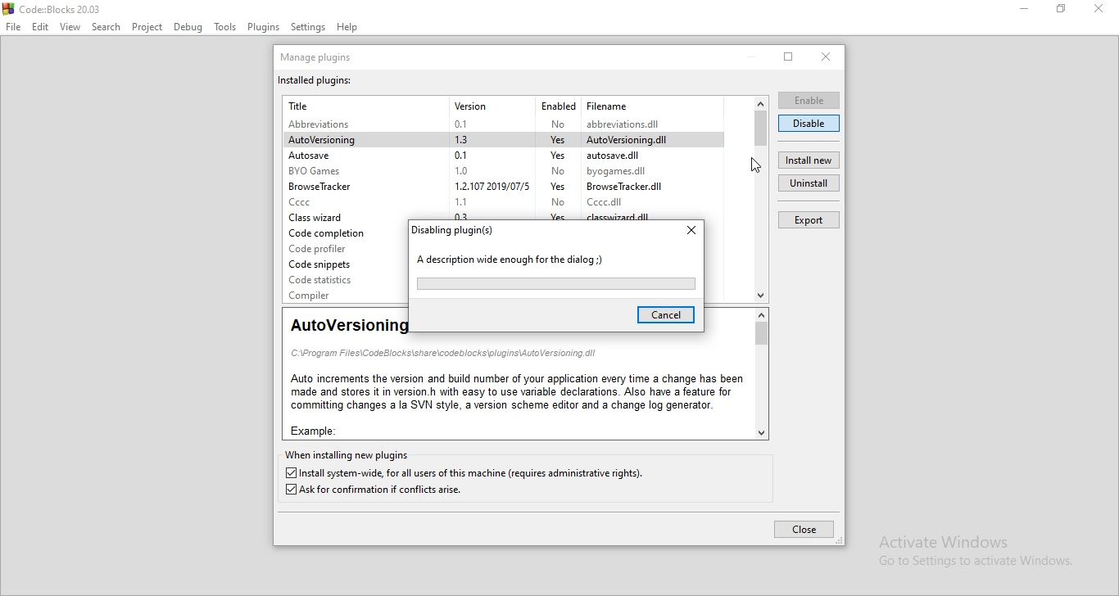  Describe the element at coordinates (809, 124) in the screenshot. I see `disable` at that location.